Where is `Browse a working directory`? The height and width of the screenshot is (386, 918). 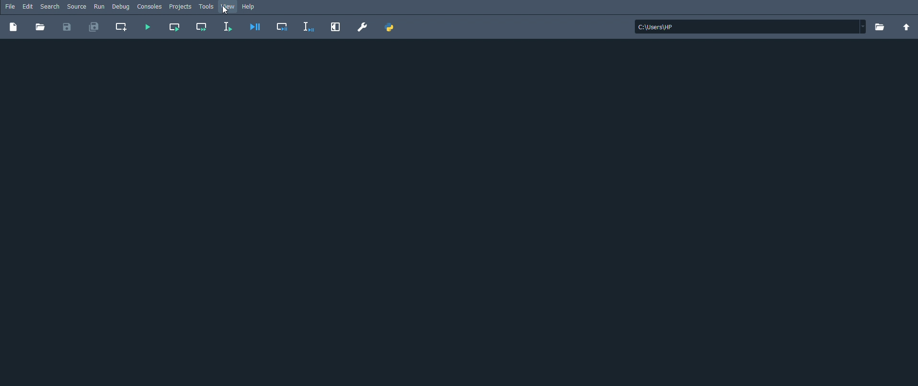 Browse a working directory is located at coordinates (879, 27).